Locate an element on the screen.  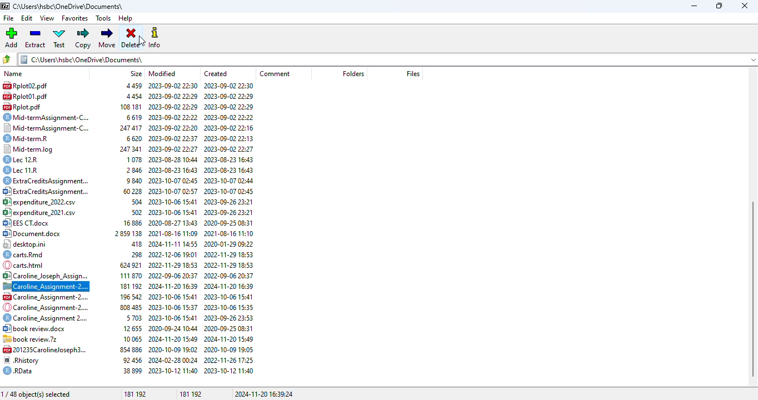
38899 is located at coordinates (132, 370).